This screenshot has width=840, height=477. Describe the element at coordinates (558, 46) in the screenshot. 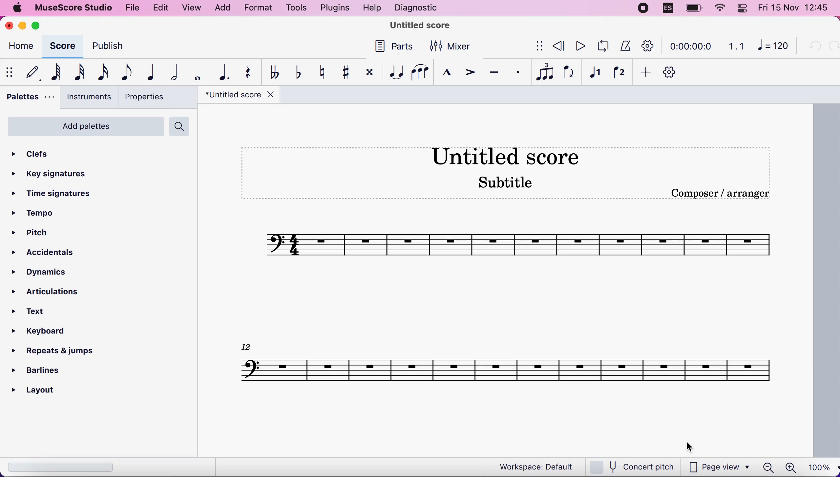

I see `review` at that location.